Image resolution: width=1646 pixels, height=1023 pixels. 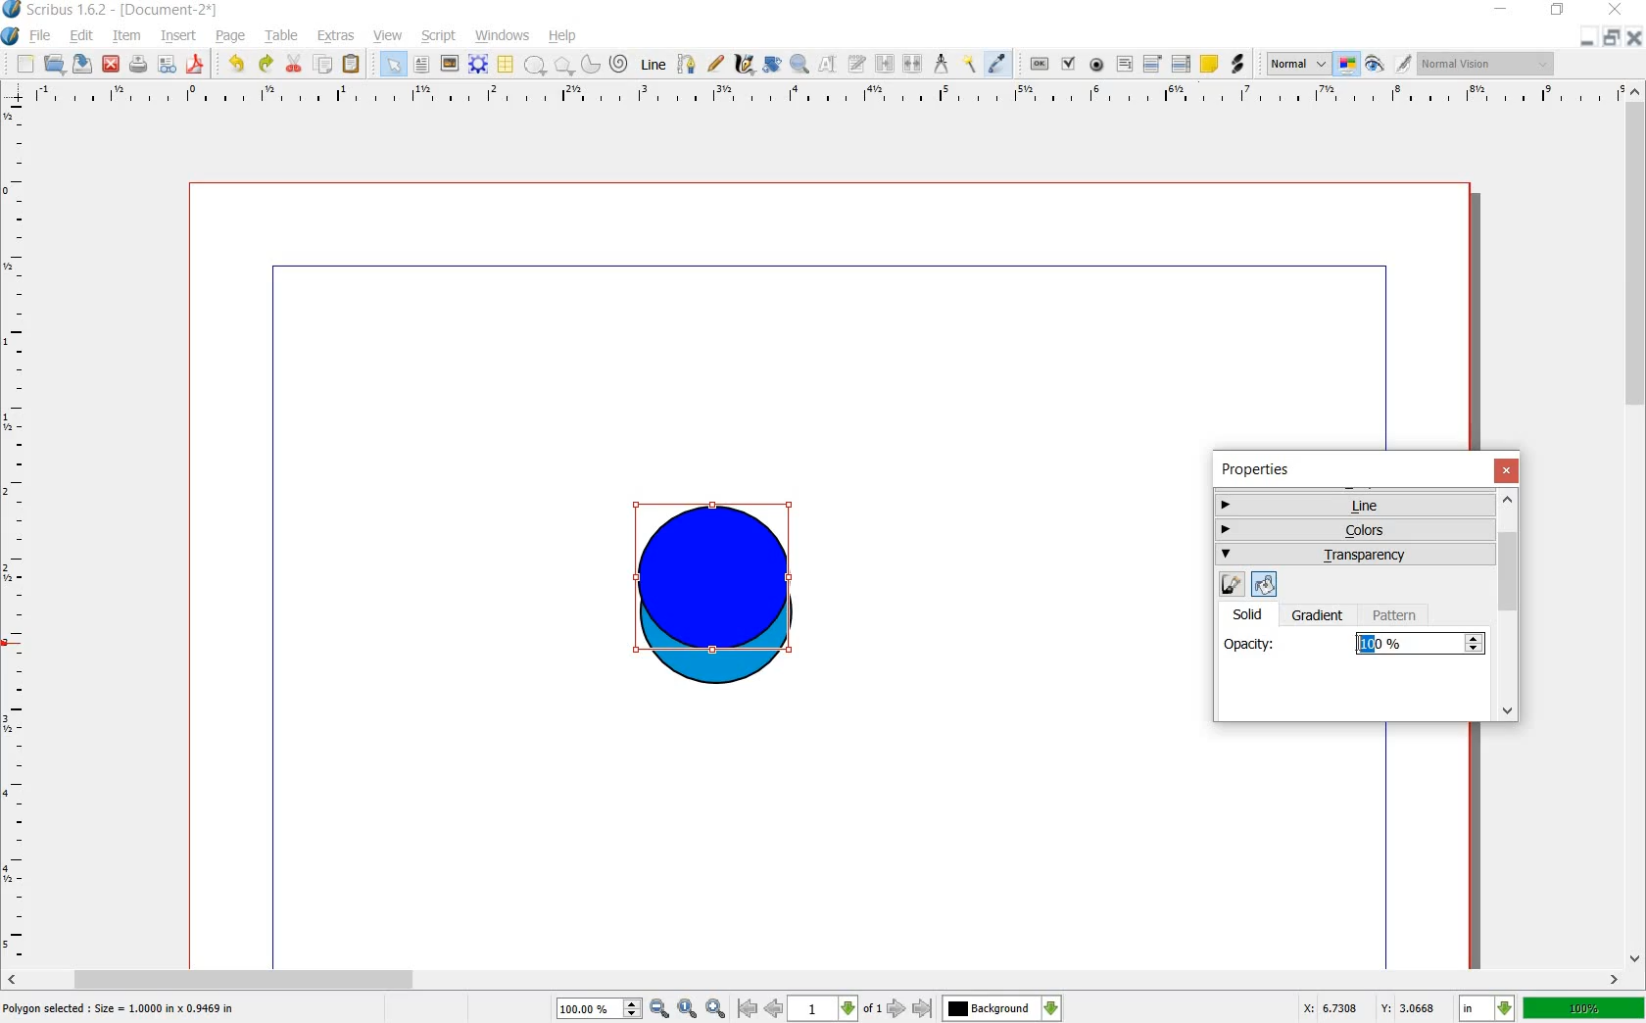 I want to click on zoom in or out, so click(x=799, y=67).